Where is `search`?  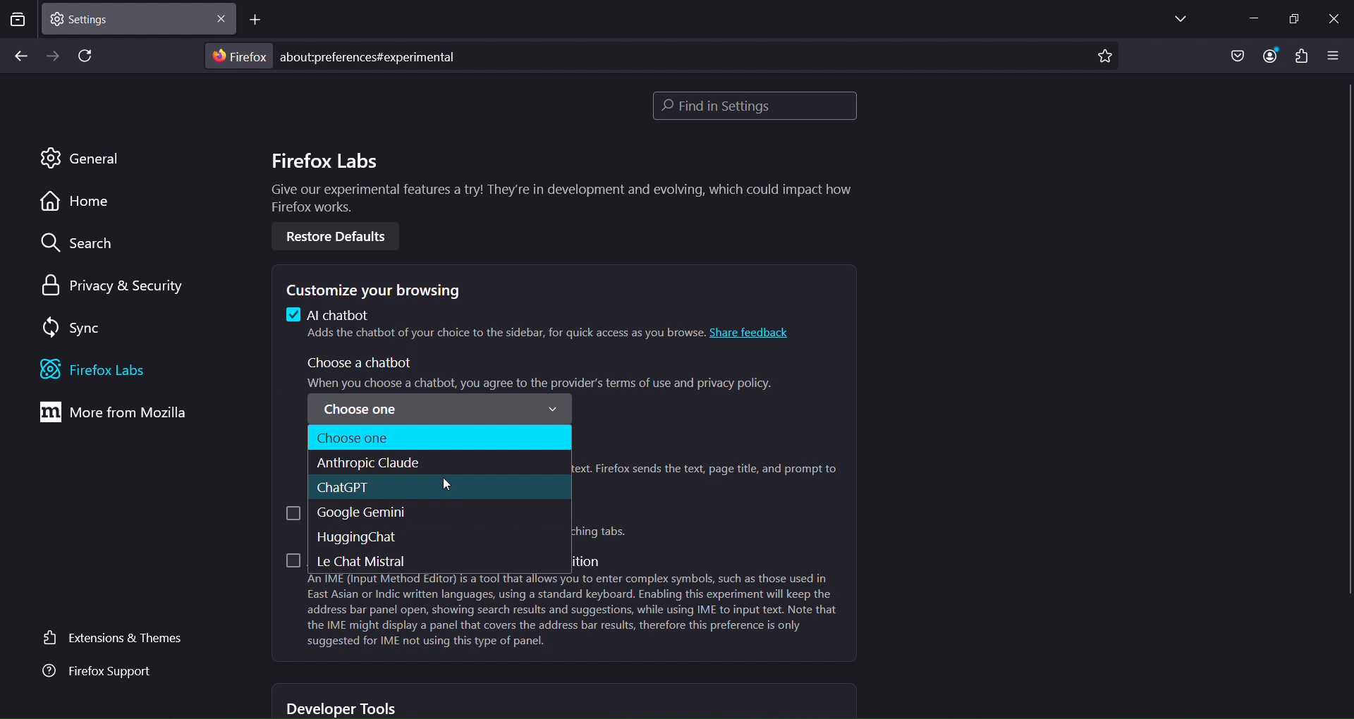 search is located at coordinates (77, 245).